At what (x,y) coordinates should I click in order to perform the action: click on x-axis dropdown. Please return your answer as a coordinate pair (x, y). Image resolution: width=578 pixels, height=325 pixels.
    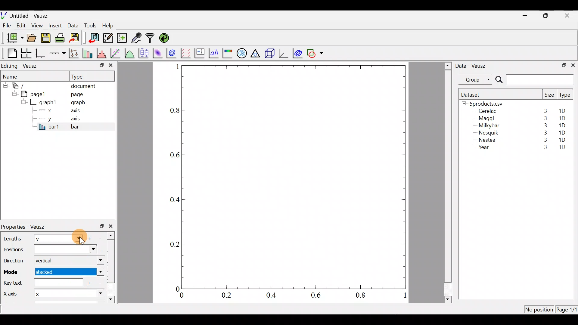
    Looking at the image, I should click on (94, 296).